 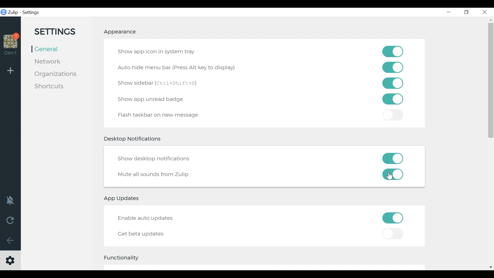 What do you see at coordinates (393, 51) in the screenshot?
I see `Toggle on/off show app on system tray` at bounding box center [393, 51].